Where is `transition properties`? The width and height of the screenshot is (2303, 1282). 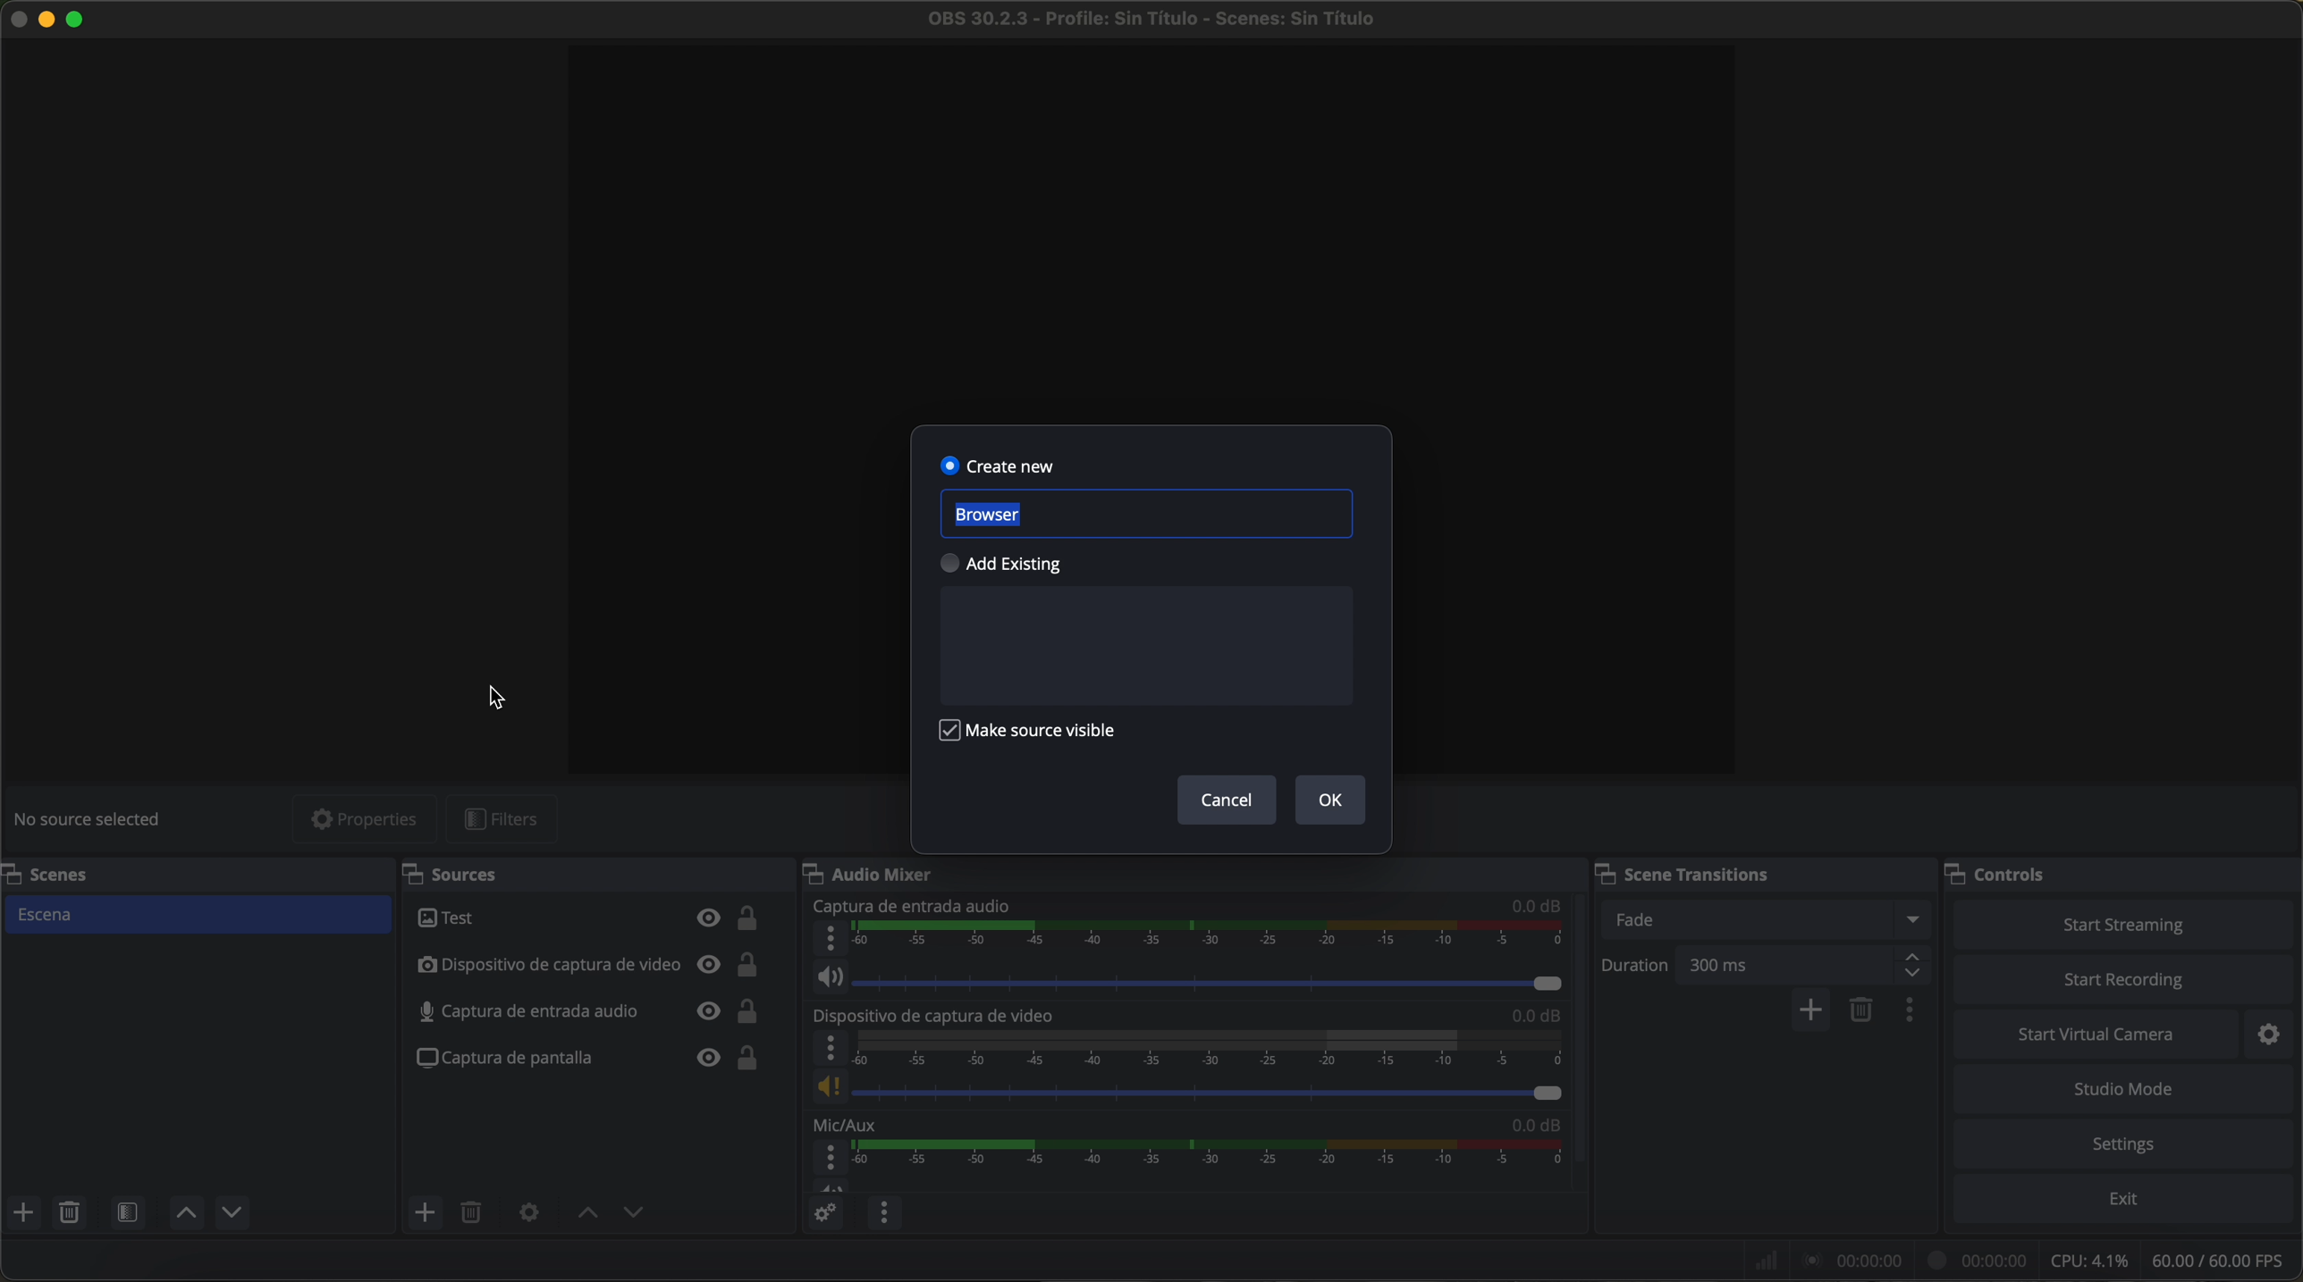 transition properties is located at coordinates (1913, 1012).